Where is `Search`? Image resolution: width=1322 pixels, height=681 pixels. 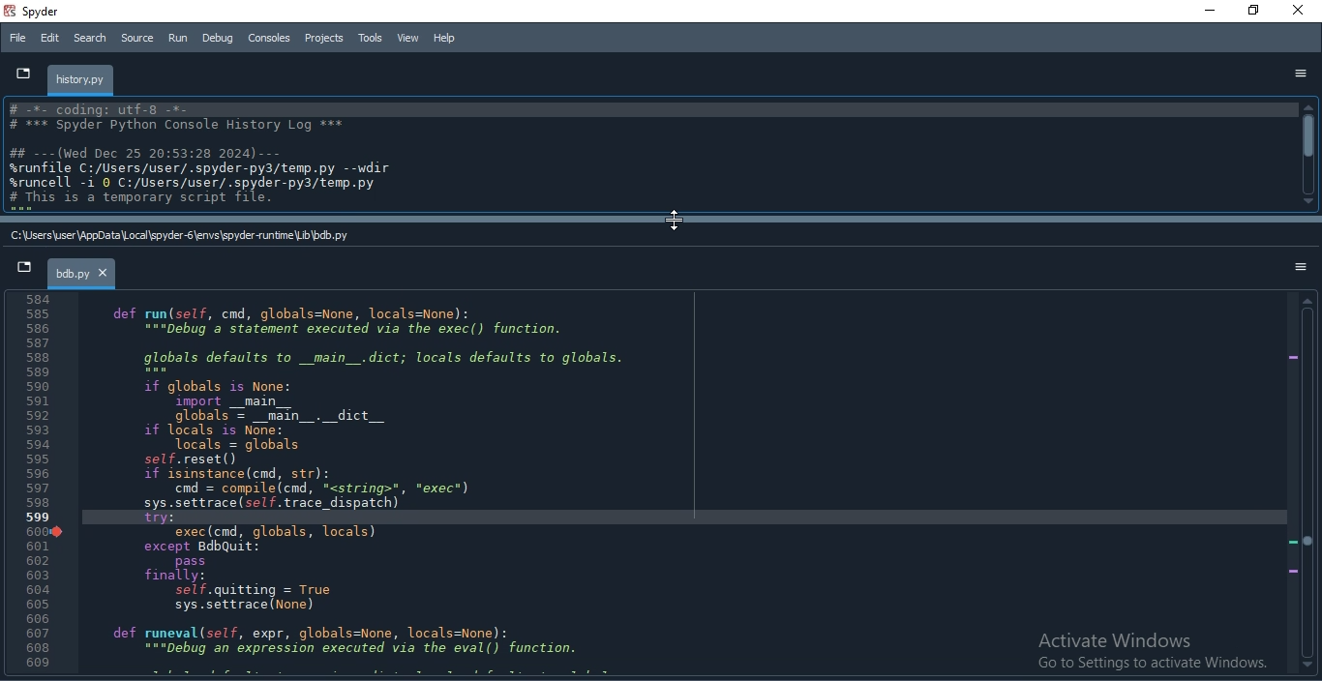 Search is located at coordinates (89, 39).